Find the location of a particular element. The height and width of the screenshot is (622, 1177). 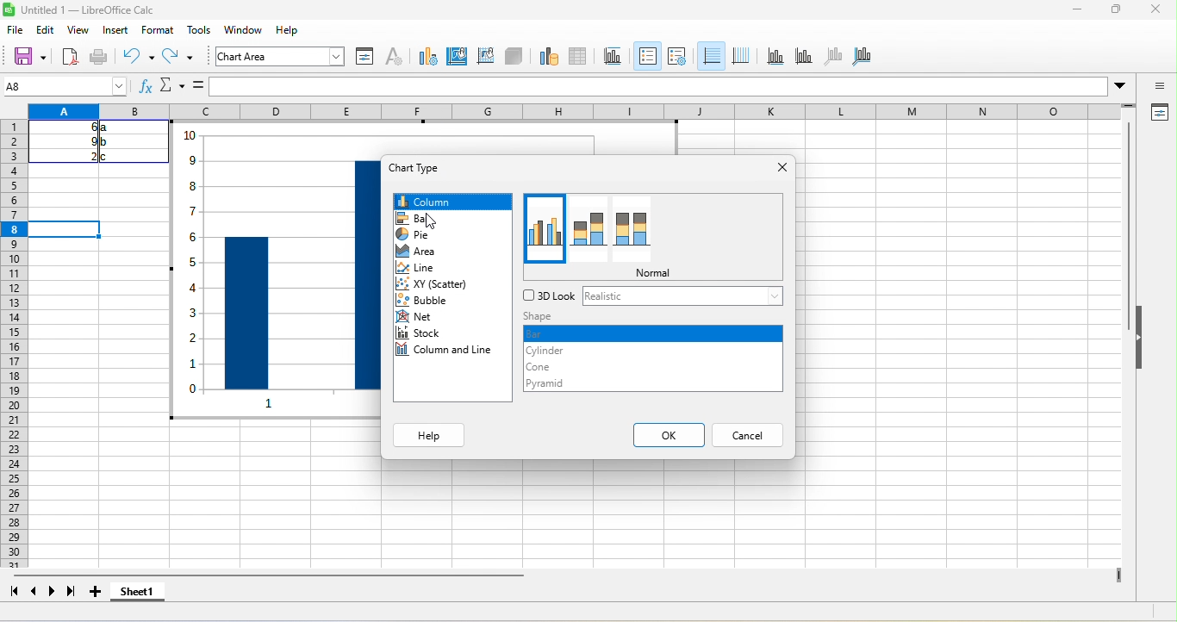

z axis is located at coordinates (831, 57).